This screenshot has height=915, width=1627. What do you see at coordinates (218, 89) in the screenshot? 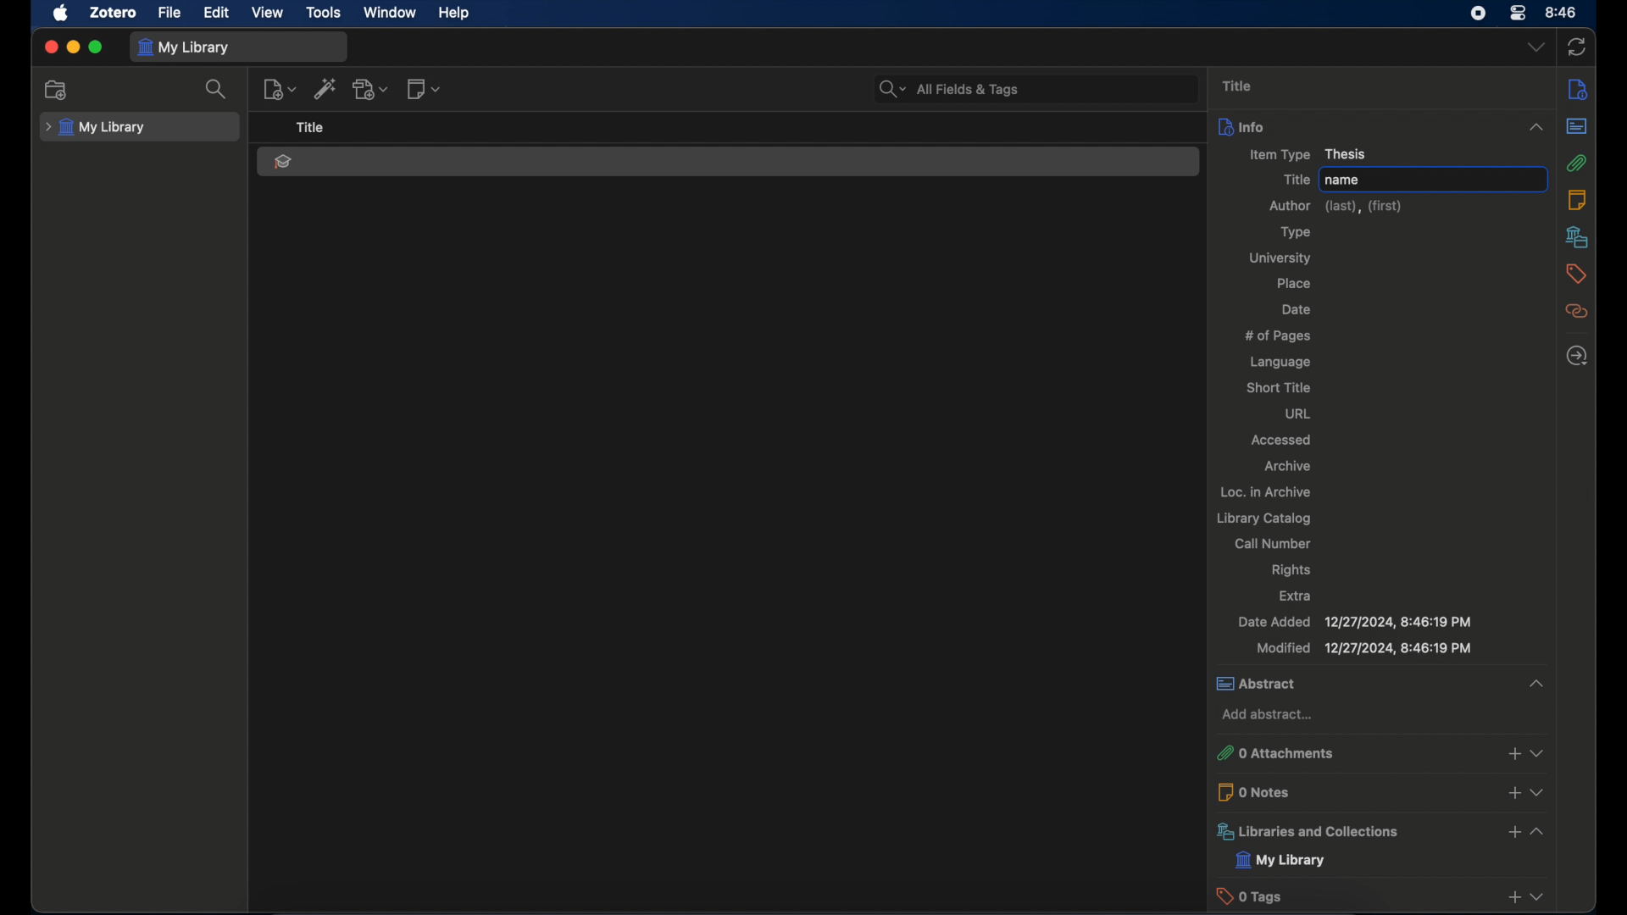
I see `search` at bounding box center [218, 89].